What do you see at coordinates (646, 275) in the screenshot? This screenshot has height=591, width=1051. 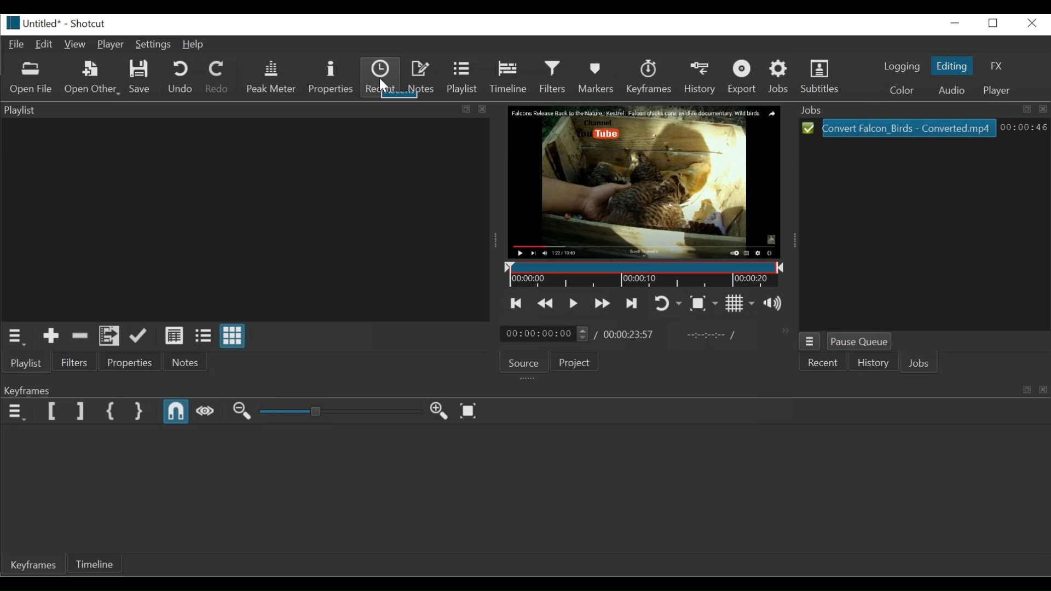 I see `Timeline` at bounding box center [646, 275].